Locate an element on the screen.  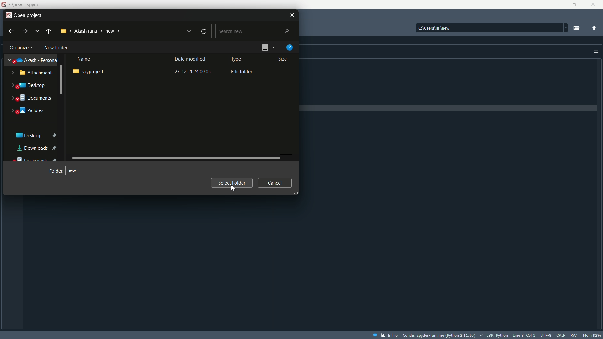
select folder is located at coordinates (231, 183).